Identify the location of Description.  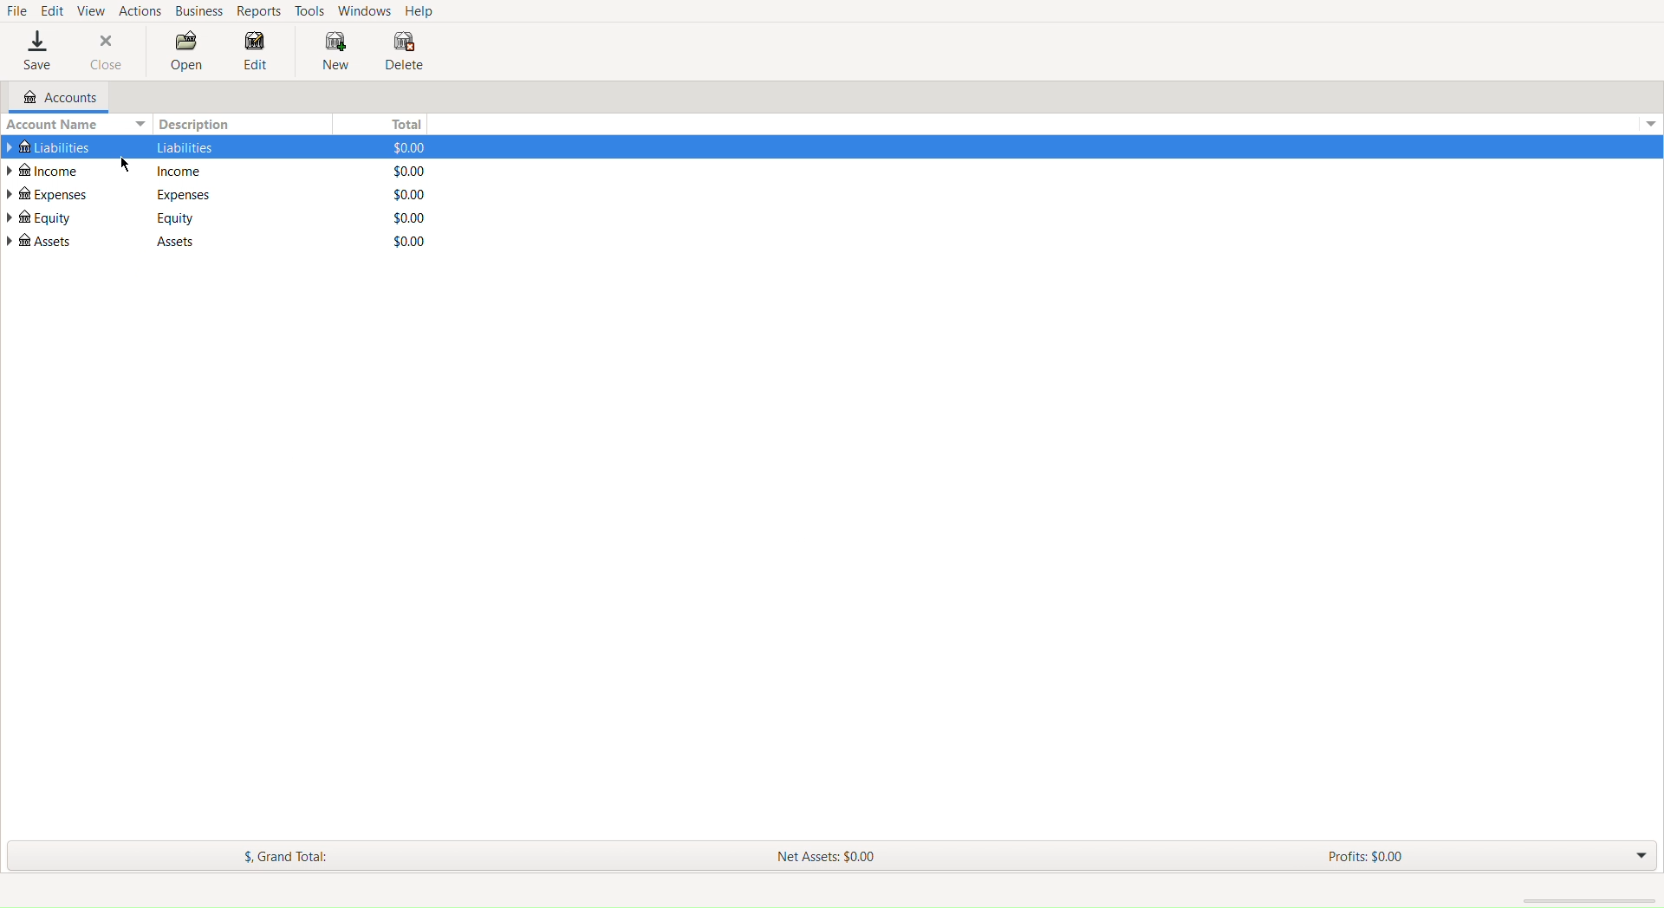
(195, 125).